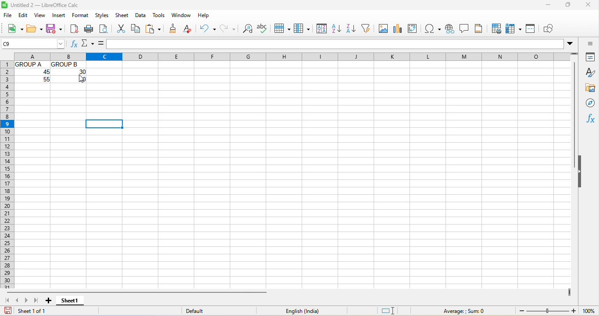  What do you see at coordinates (41, 312) in the screenshot?
I see `sheet 1 of 1` at bounding box center [41, 312].